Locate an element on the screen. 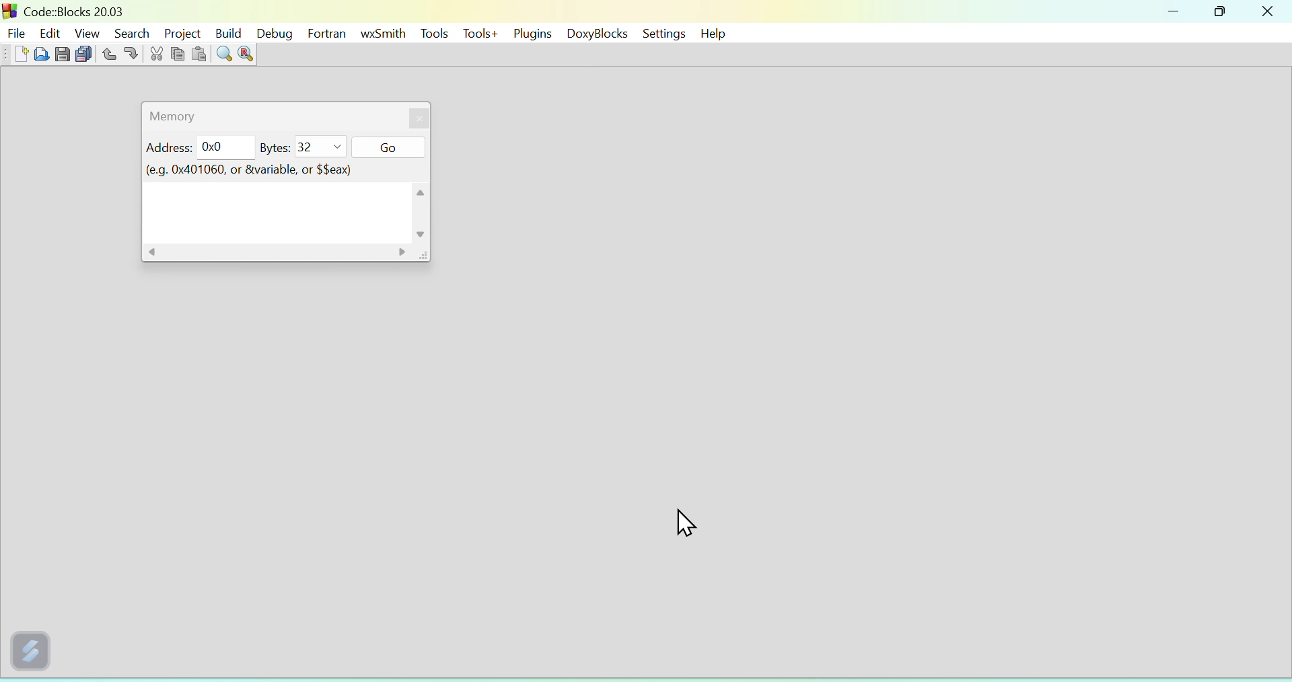  help is located at coordinates (715, 33).